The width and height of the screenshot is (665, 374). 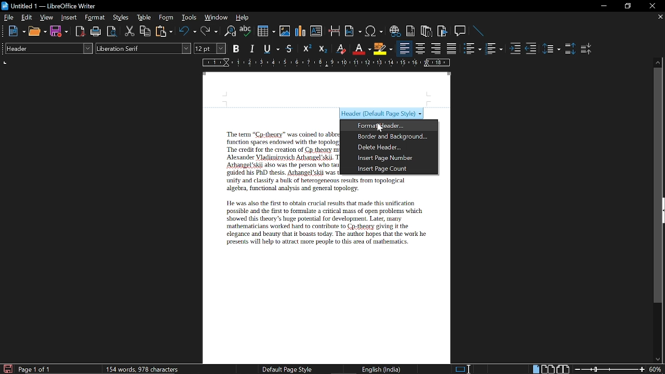 What do you see at coordinates (153, 369) in the screenshot?
I see `Word count` at bounding box center [153, 369].